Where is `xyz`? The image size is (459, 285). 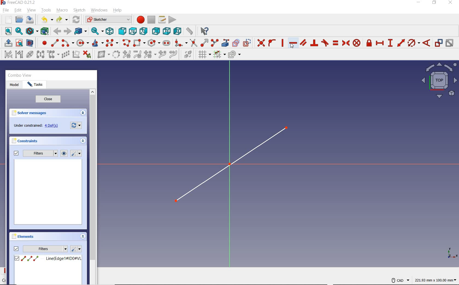 xyz is located at coordinates (451, 253).